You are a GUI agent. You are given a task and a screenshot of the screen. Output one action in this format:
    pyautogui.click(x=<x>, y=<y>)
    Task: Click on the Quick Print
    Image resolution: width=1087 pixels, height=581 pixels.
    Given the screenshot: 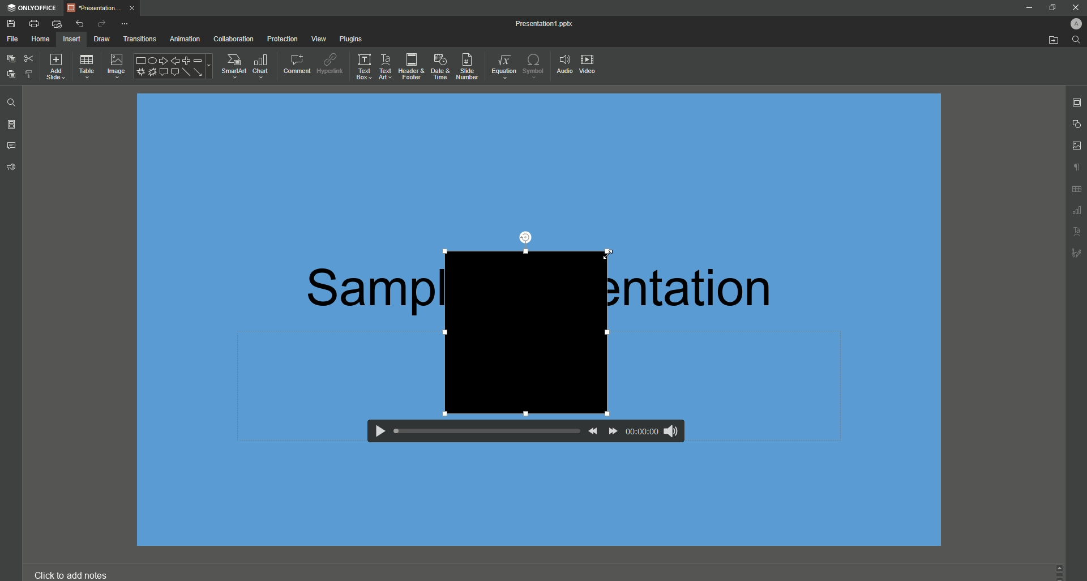 What is the action you would take?
    pyautogui.click(x=57, y=23)
    